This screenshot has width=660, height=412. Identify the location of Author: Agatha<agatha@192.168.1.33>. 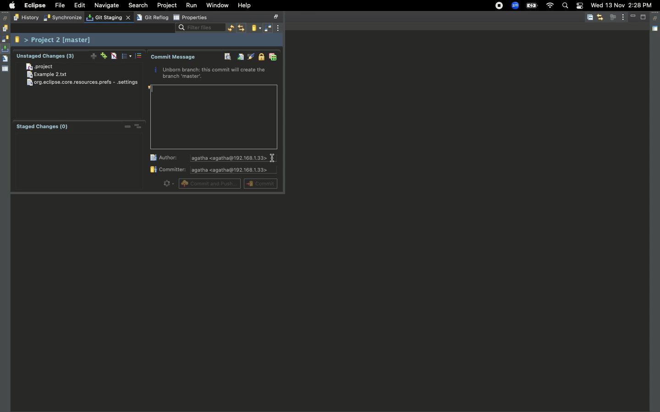
(210, 157).